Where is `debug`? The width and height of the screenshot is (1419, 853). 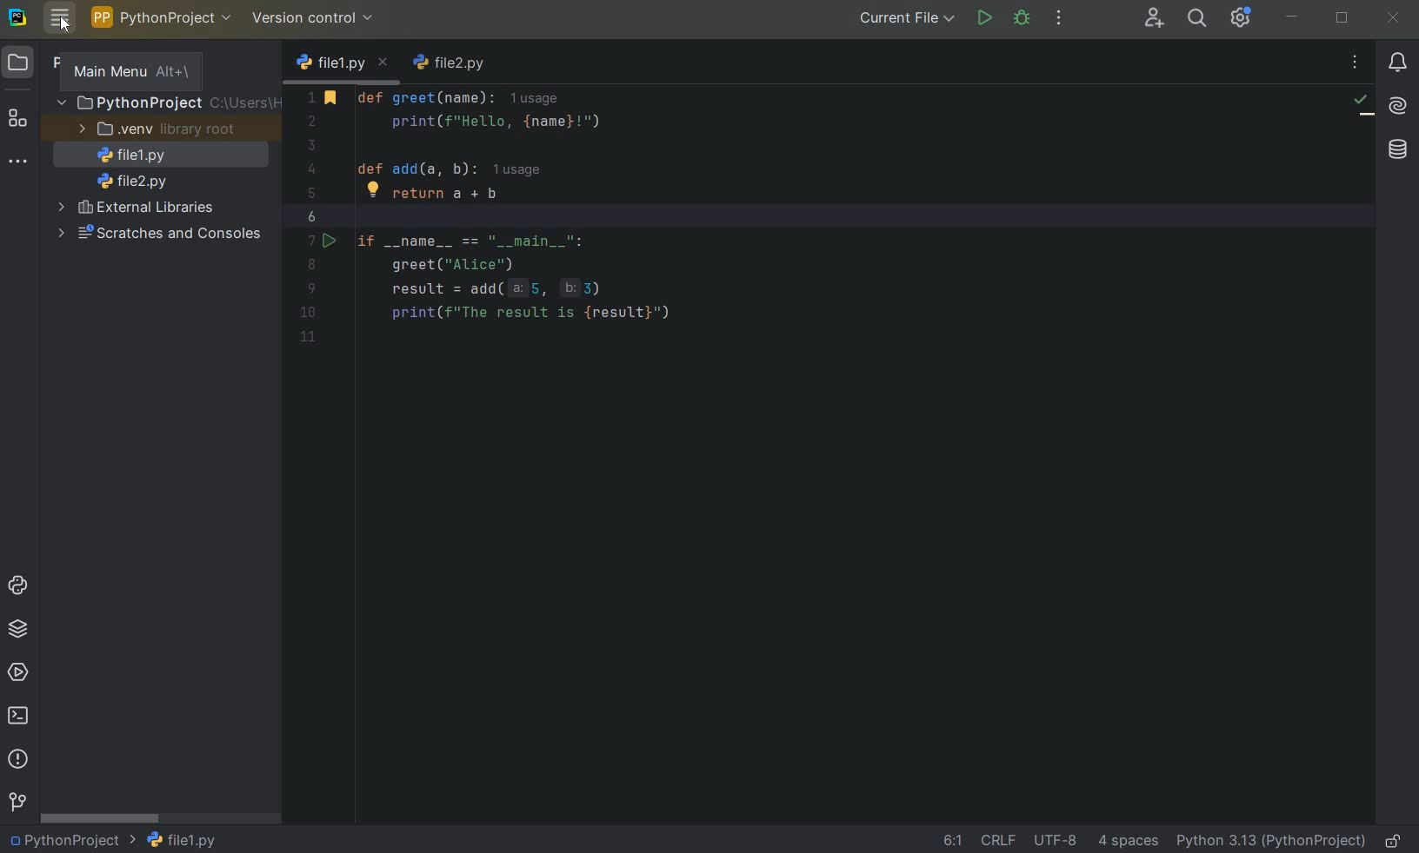 debug is located at coordinates (1023, 19).